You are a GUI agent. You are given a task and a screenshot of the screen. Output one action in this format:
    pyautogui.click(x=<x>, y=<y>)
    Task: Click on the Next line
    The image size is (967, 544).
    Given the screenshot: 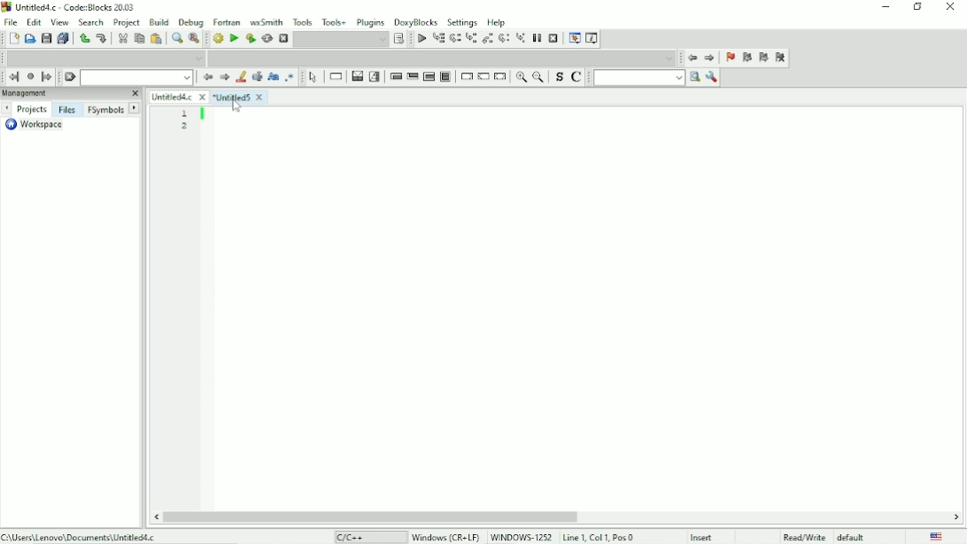 What is the action you would take?
    pyautogui.click(x=454, y=39)
    